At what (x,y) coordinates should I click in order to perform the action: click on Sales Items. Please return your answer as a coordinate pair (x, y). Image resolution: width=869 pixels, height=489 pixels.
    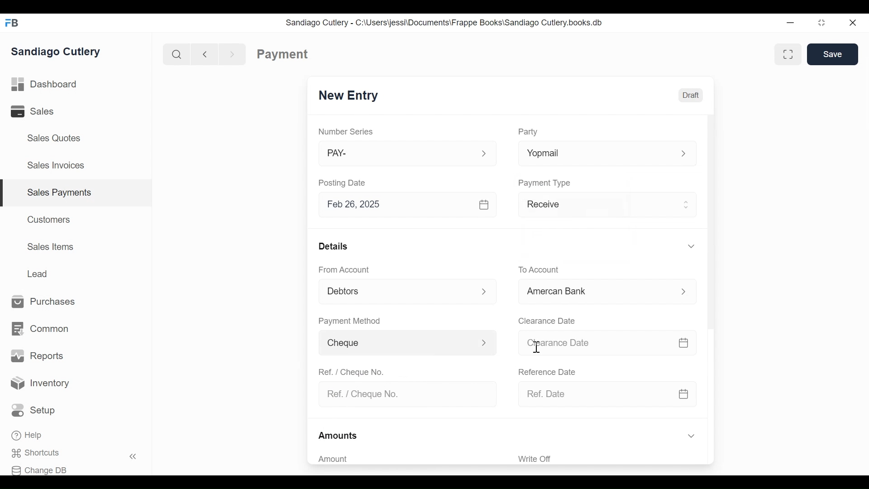
    Looking at the image, I should click on (51, 247).